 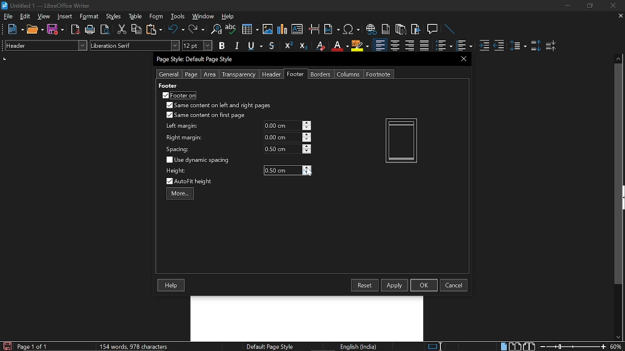 What do you see at coordinates (169, 74) in the screenshot?
I see `General` at bounding box center [169, 74].